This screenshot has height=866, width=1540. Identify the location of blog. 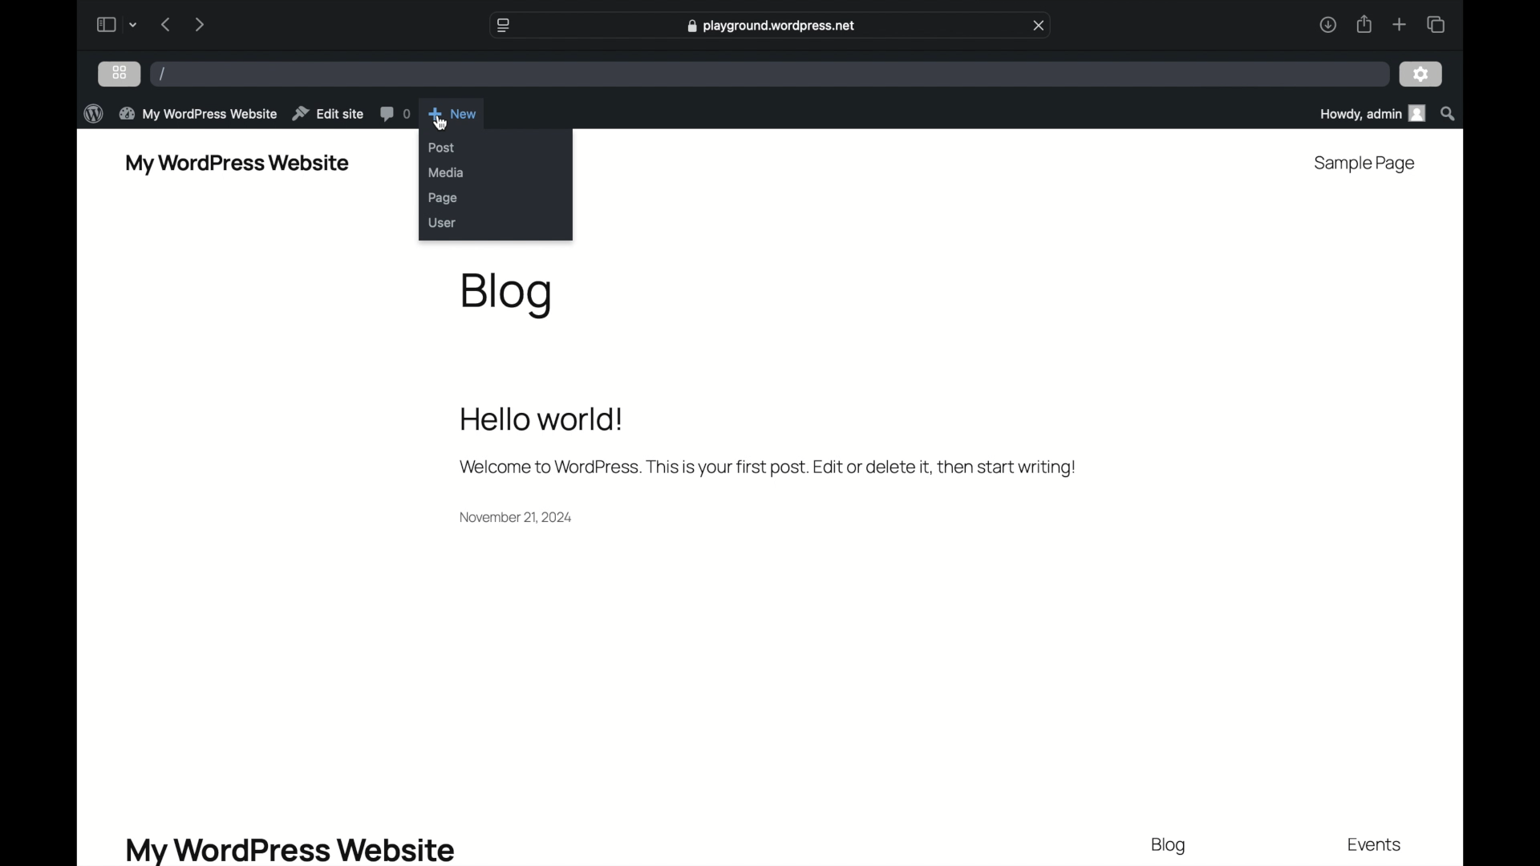
(1170, 846).